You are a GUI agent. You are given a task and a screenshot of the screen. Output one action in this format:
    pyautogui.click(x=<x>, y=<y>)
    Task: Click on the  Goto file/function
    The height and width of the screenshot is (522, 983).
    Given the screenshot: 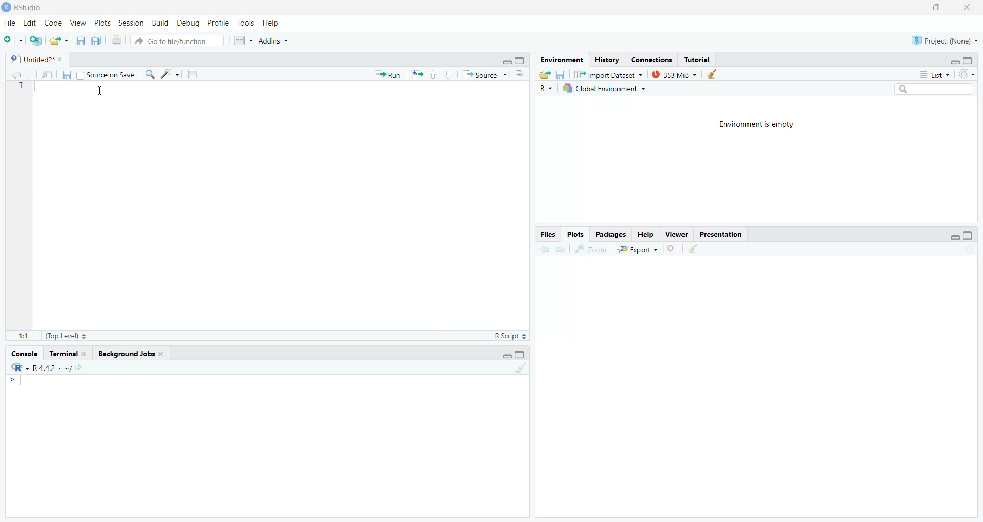 What is the action you would take?
    pyautogui.click(x=179, y=41)
    